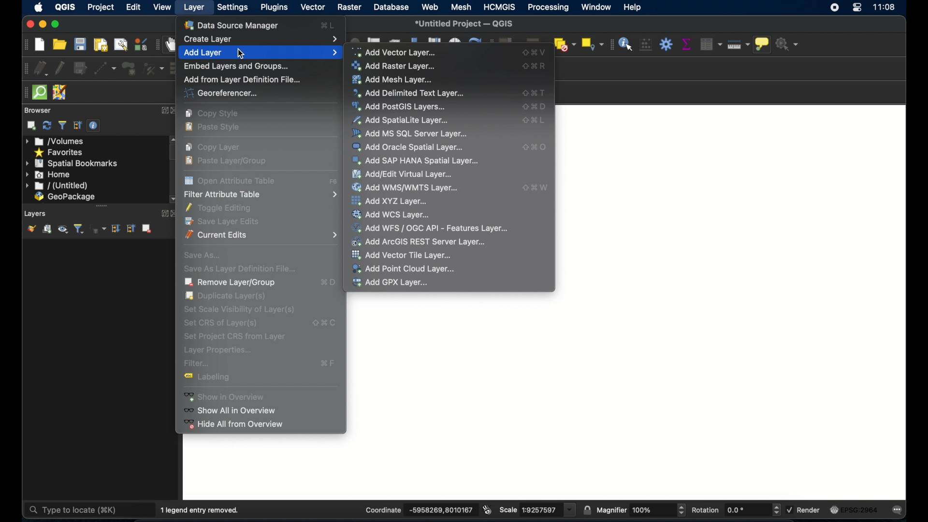 The width and height of the screenshot is (928, 522). What do you see at coordinates (173, 139) in the screenshot?
I see `scroll up arrow` at bounding box center [173, 139].